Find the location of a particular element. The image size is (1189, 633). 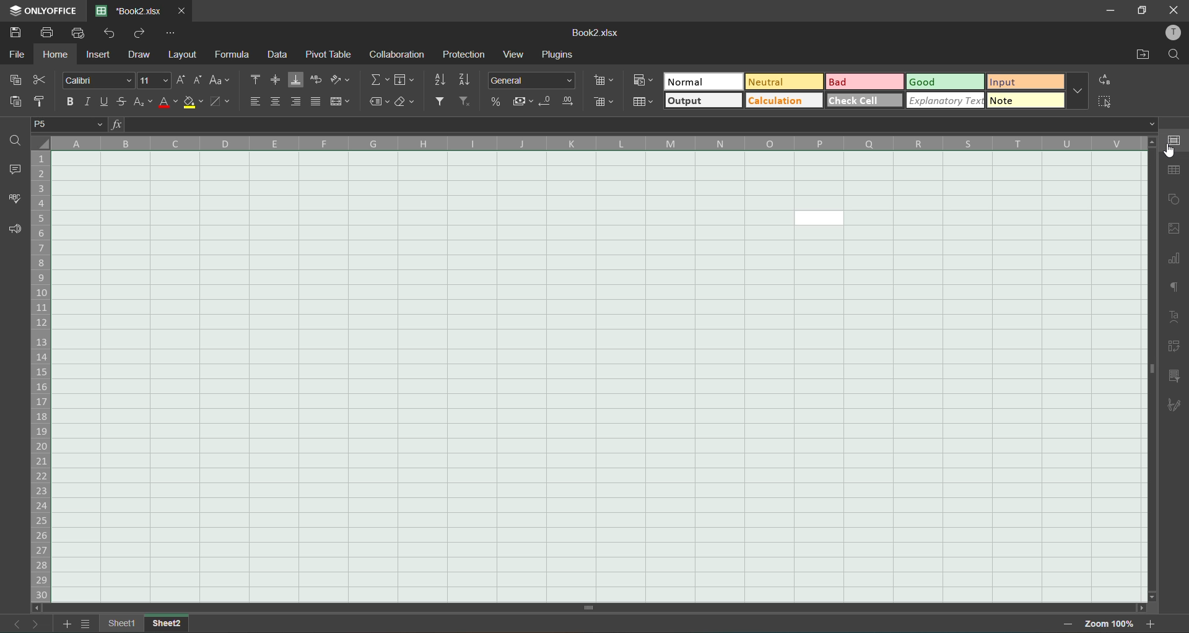

open location is located at coordinates (1141, 55).